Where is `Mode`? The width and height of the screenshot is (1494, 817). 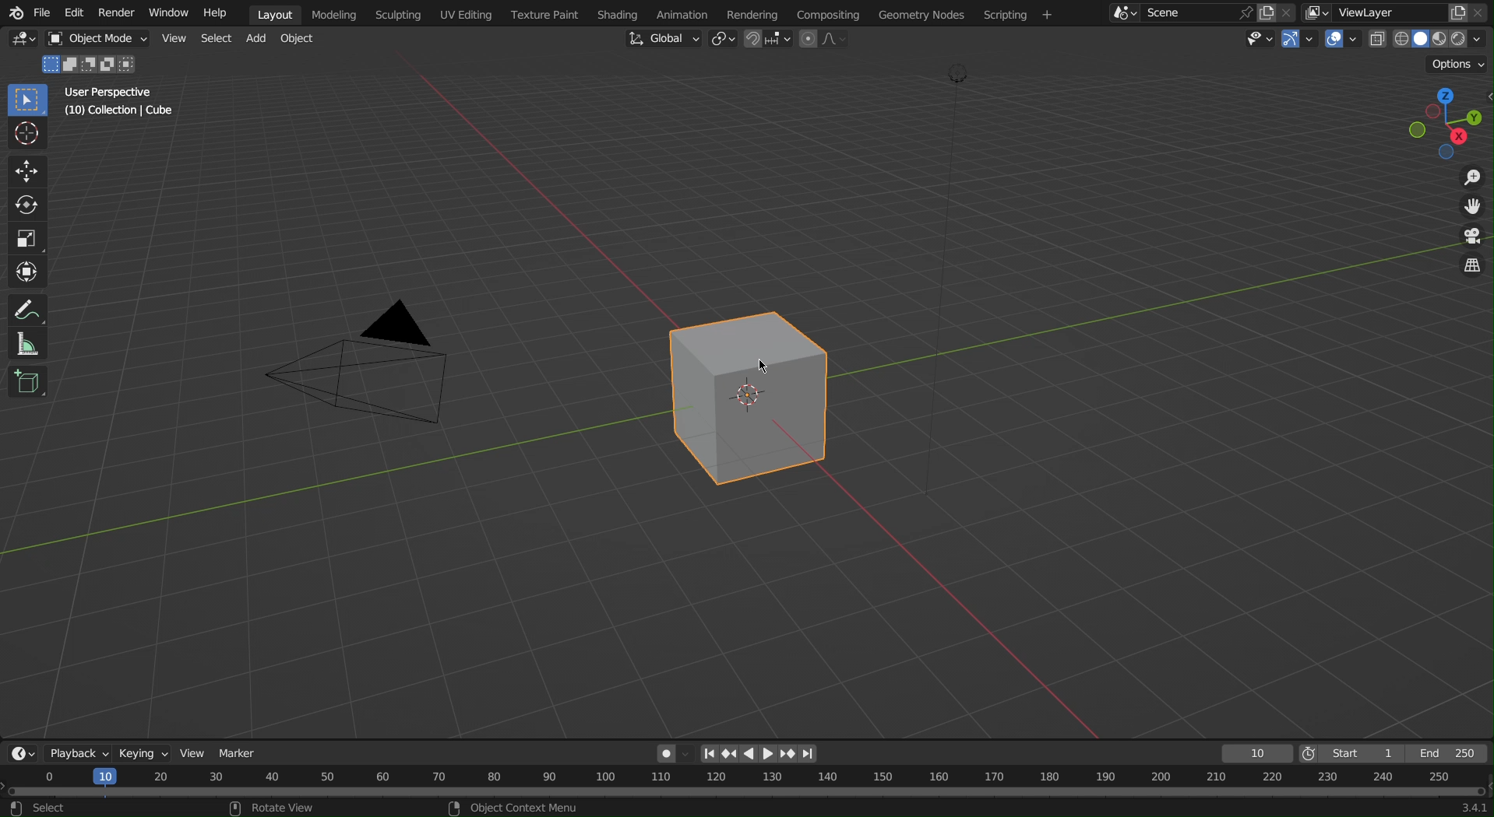 Mode is located at coordinates (91, 65).